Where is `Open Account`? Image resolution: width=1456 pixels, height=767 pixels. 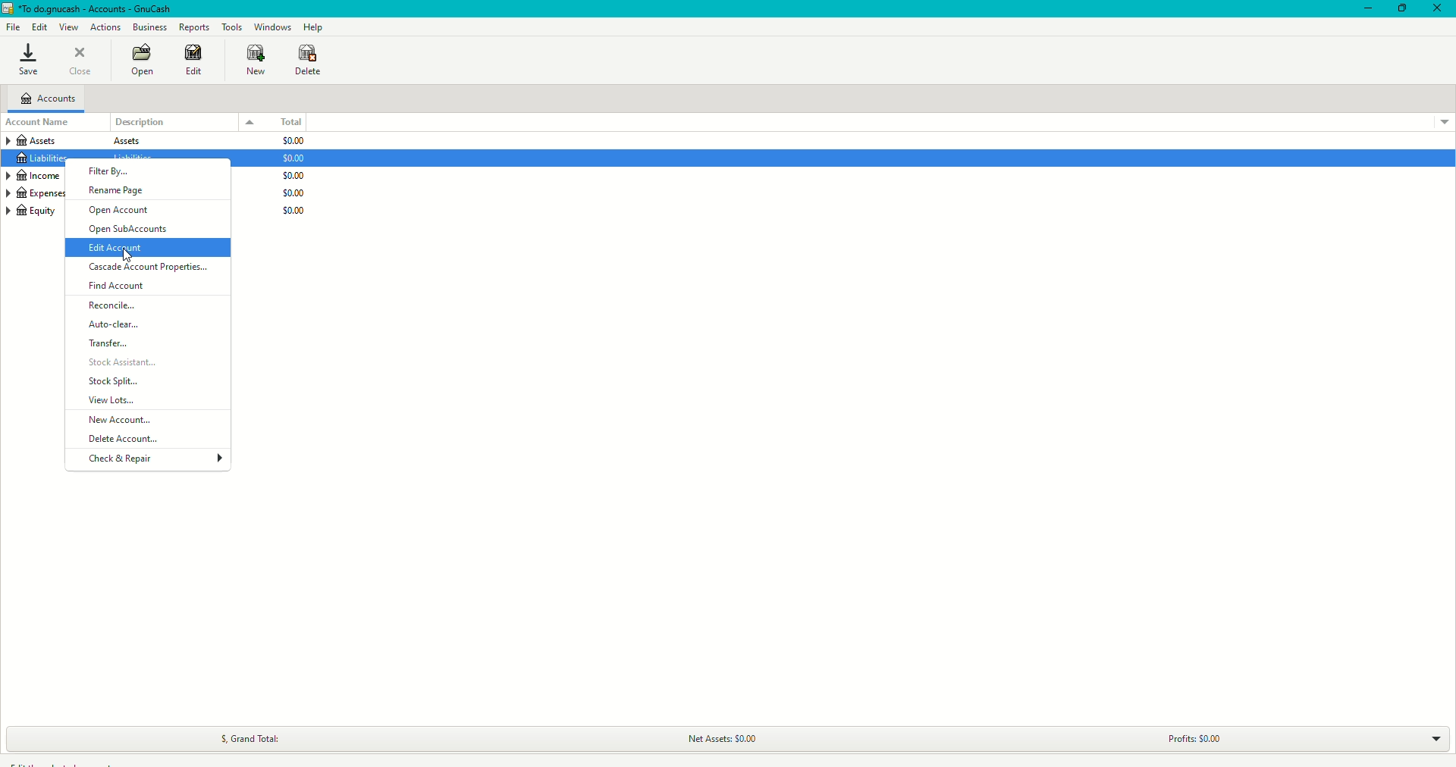
Open Account is located at coordinates (122, 210).